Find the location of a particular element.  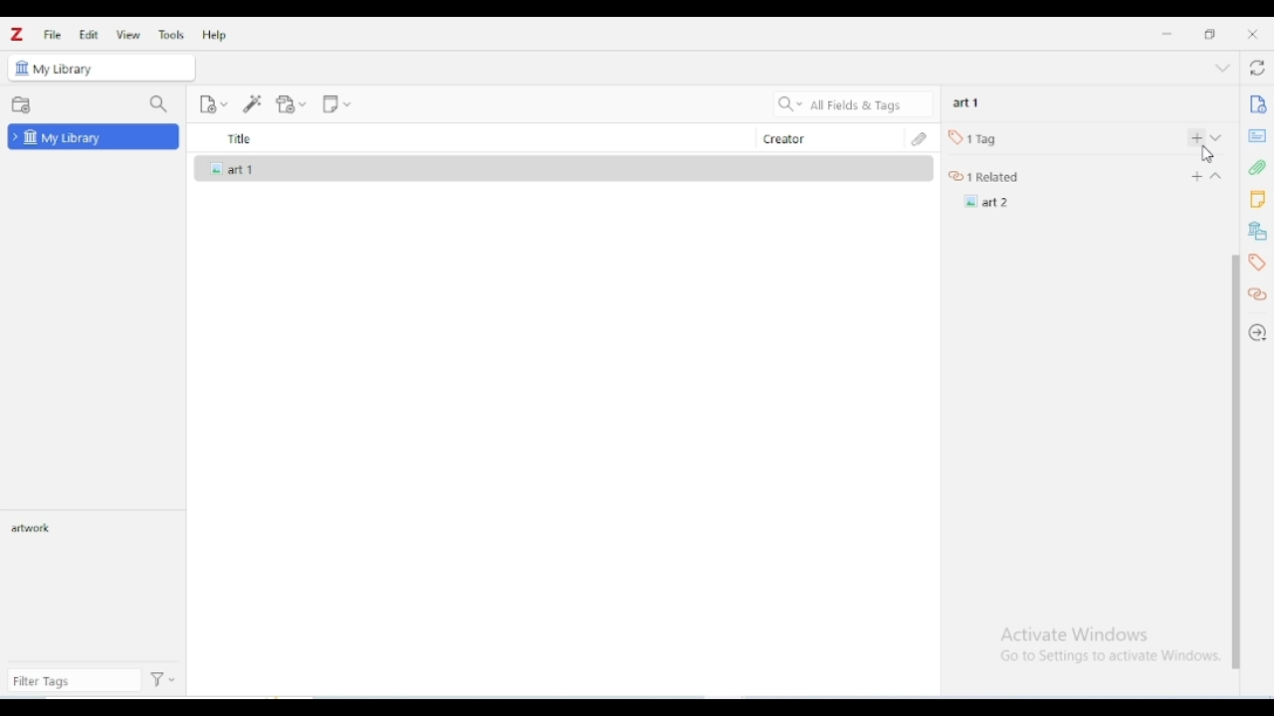

add is located at coordinates (1192, 142).